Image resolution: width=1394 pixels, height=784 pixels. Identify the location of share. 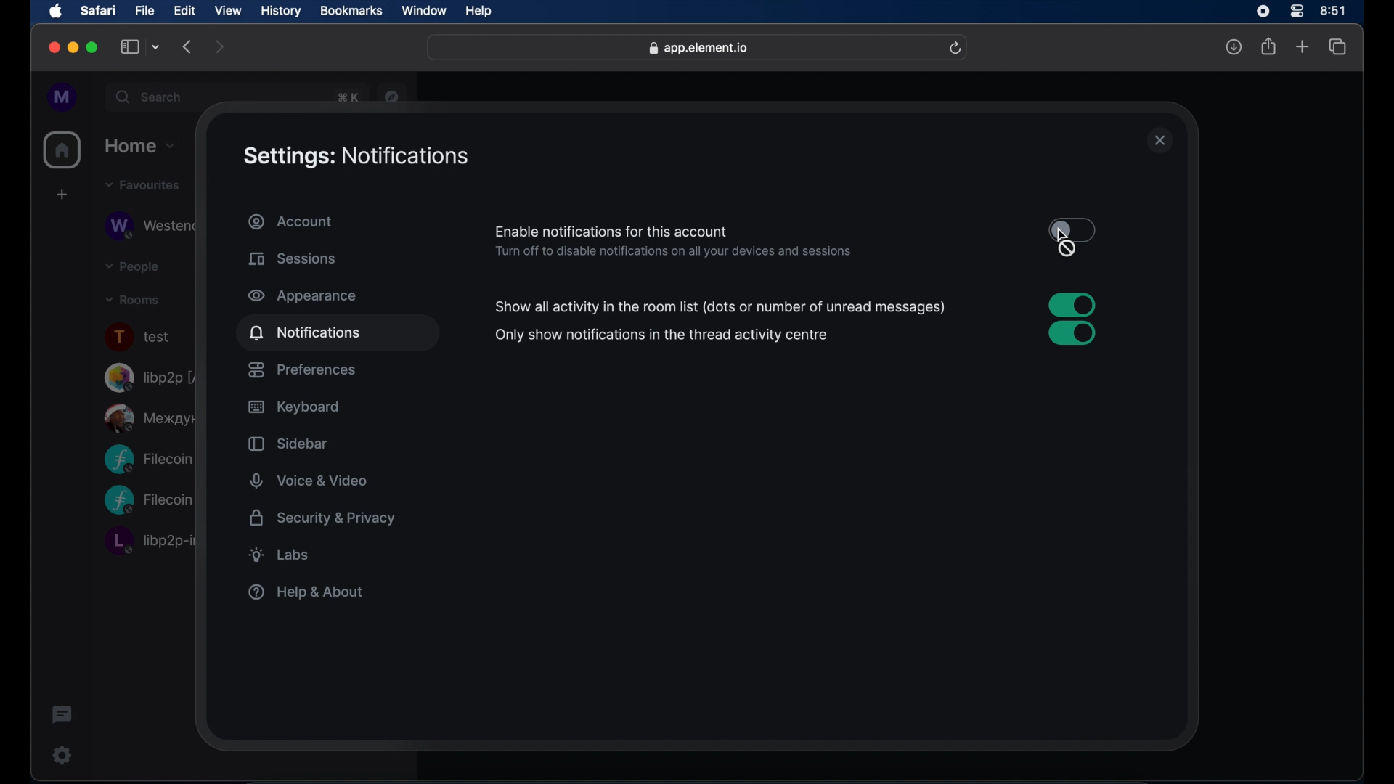
(1270, 47).